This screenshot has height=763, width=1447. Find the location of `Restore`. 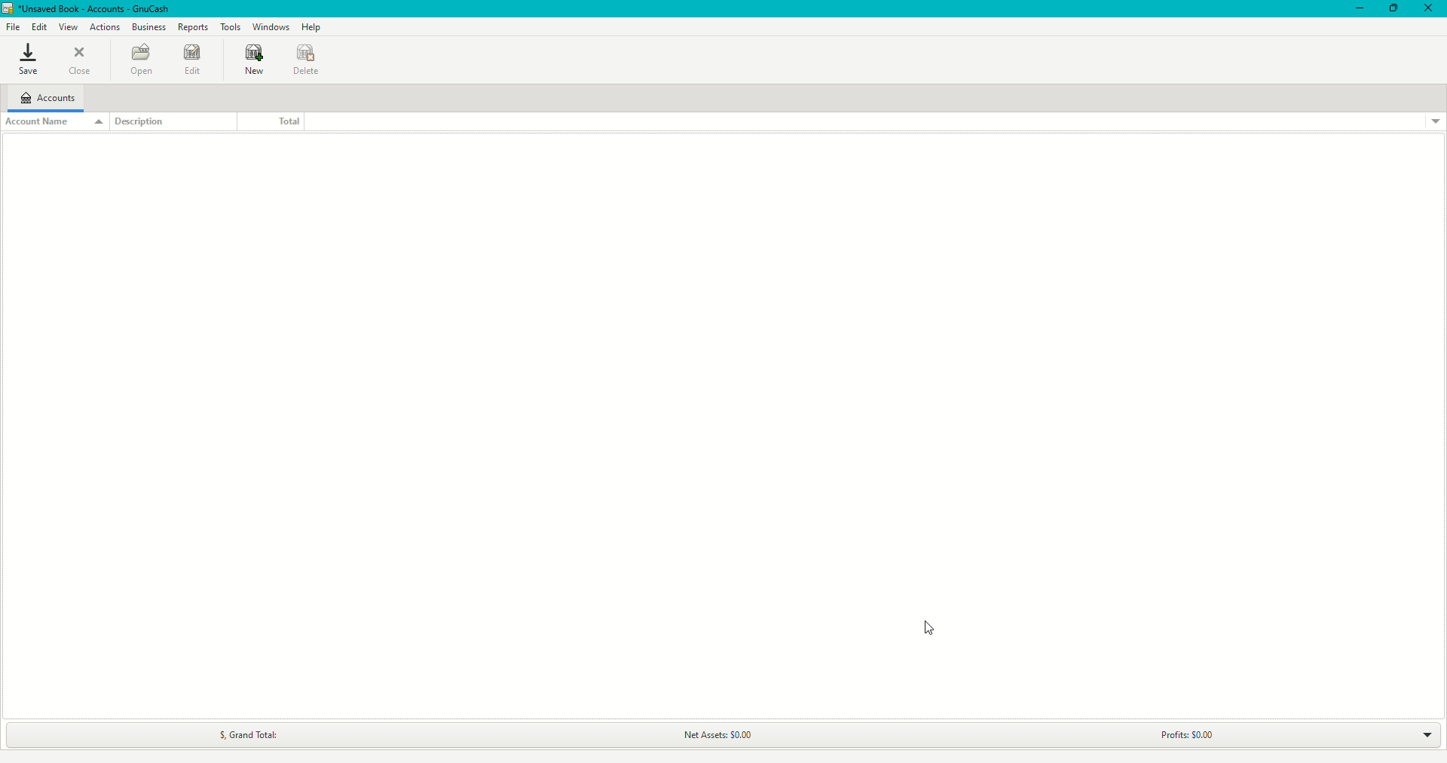

Restore is located at coordinates (1392, 8).